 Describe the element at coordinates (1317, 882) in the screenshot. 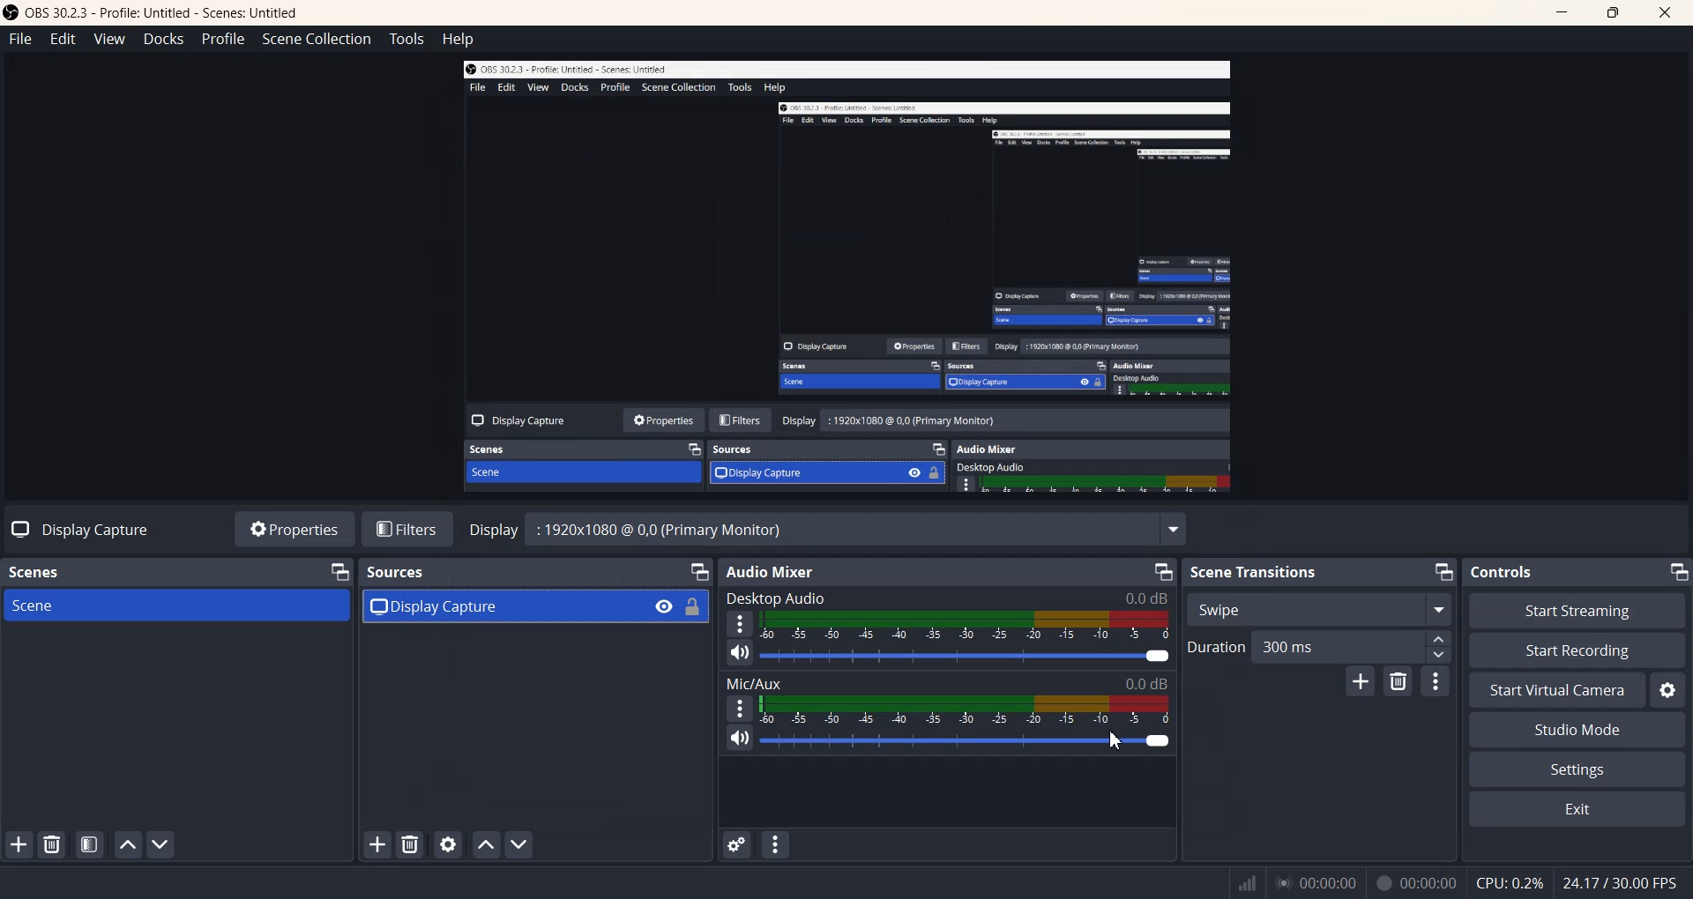

I see `00.00.00` at that location.